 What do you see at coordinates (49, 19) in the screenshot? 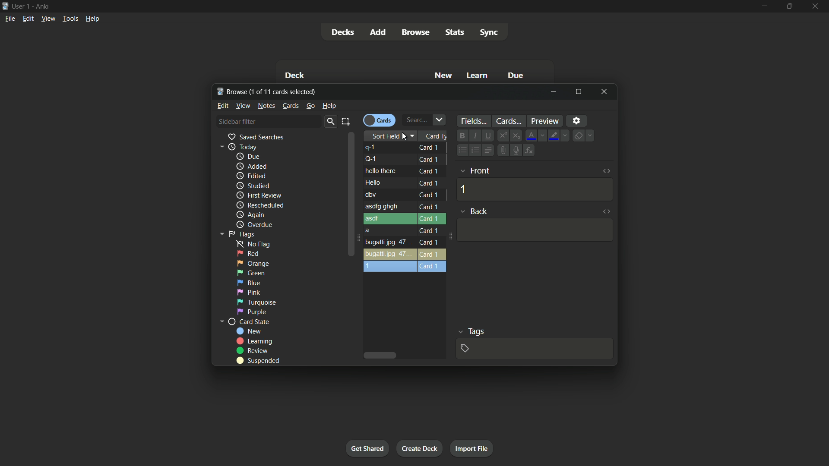
I see `view menu` at bounding box center [49, 19].